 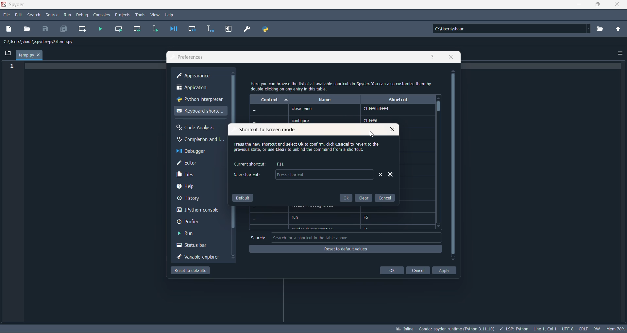 I want to click on PYTHON PATH MANAGER, so click(x=265, y=28).